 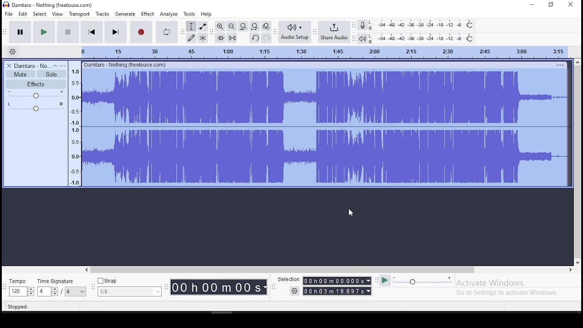 What do you see at coordinates (35, 95) in the screenshot?
I see `volume` at bounding box center [35, 95].